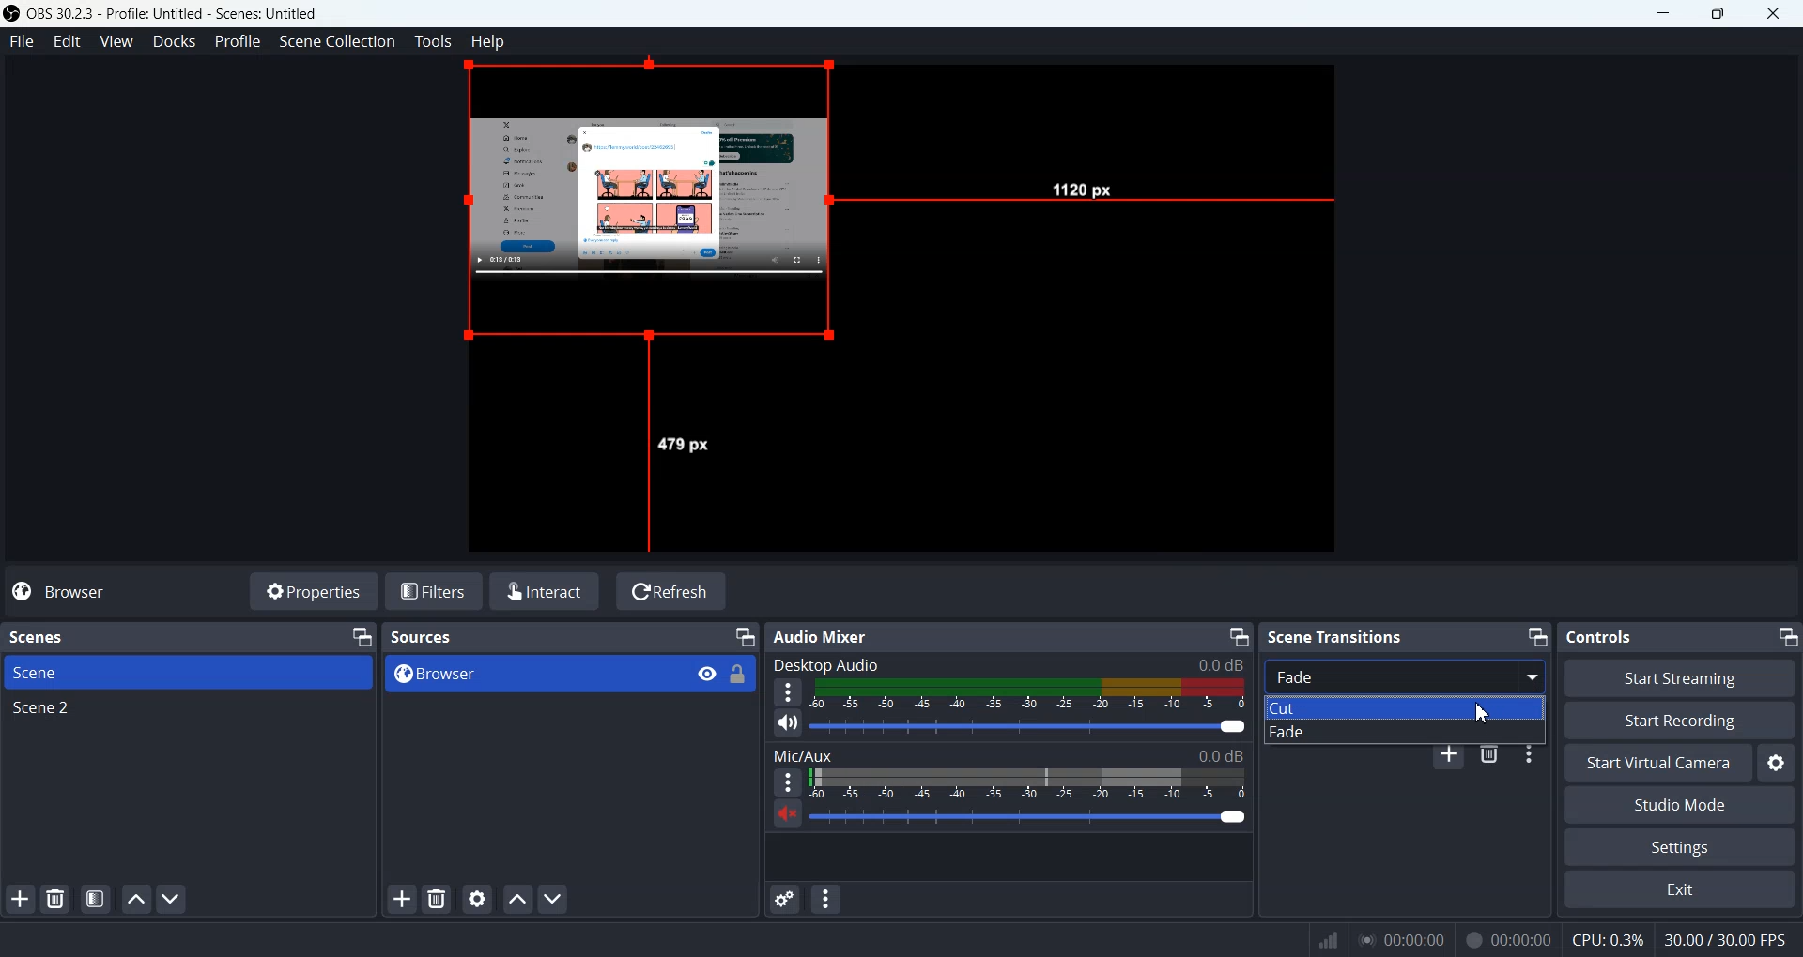  Describe the element at coordinates (706, 672) in the screenshot. I see `View` at that location.